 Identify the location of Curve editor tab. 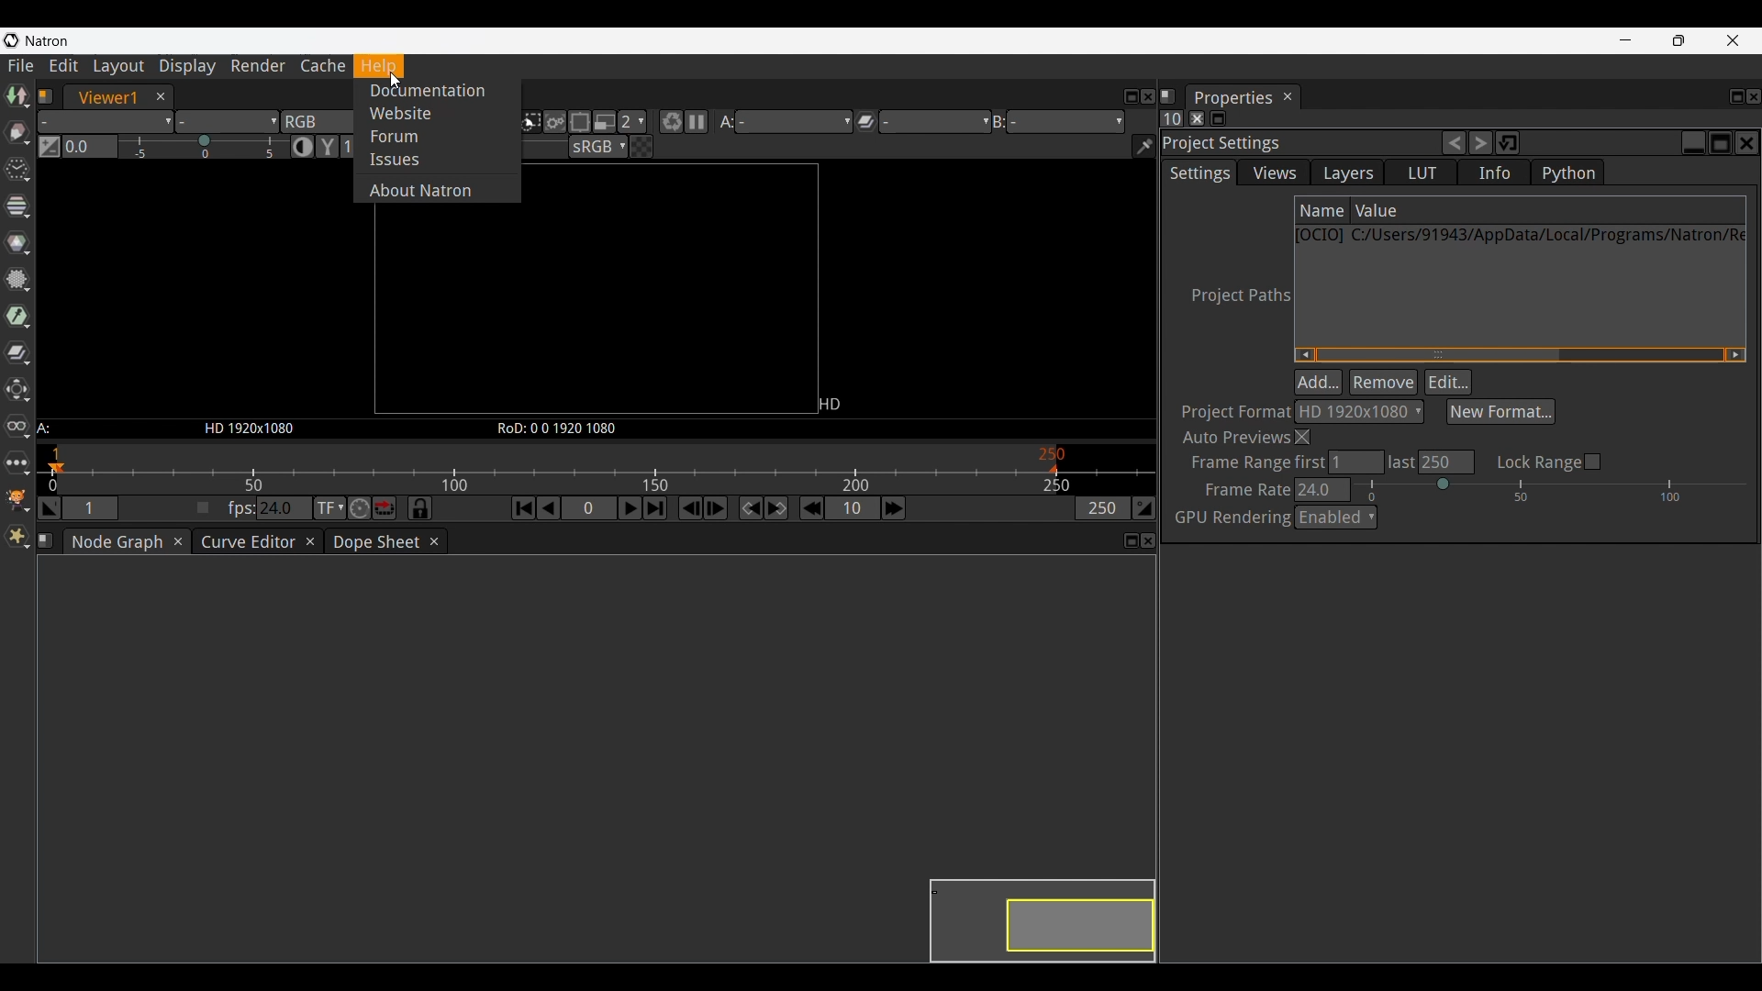
(246, 541).